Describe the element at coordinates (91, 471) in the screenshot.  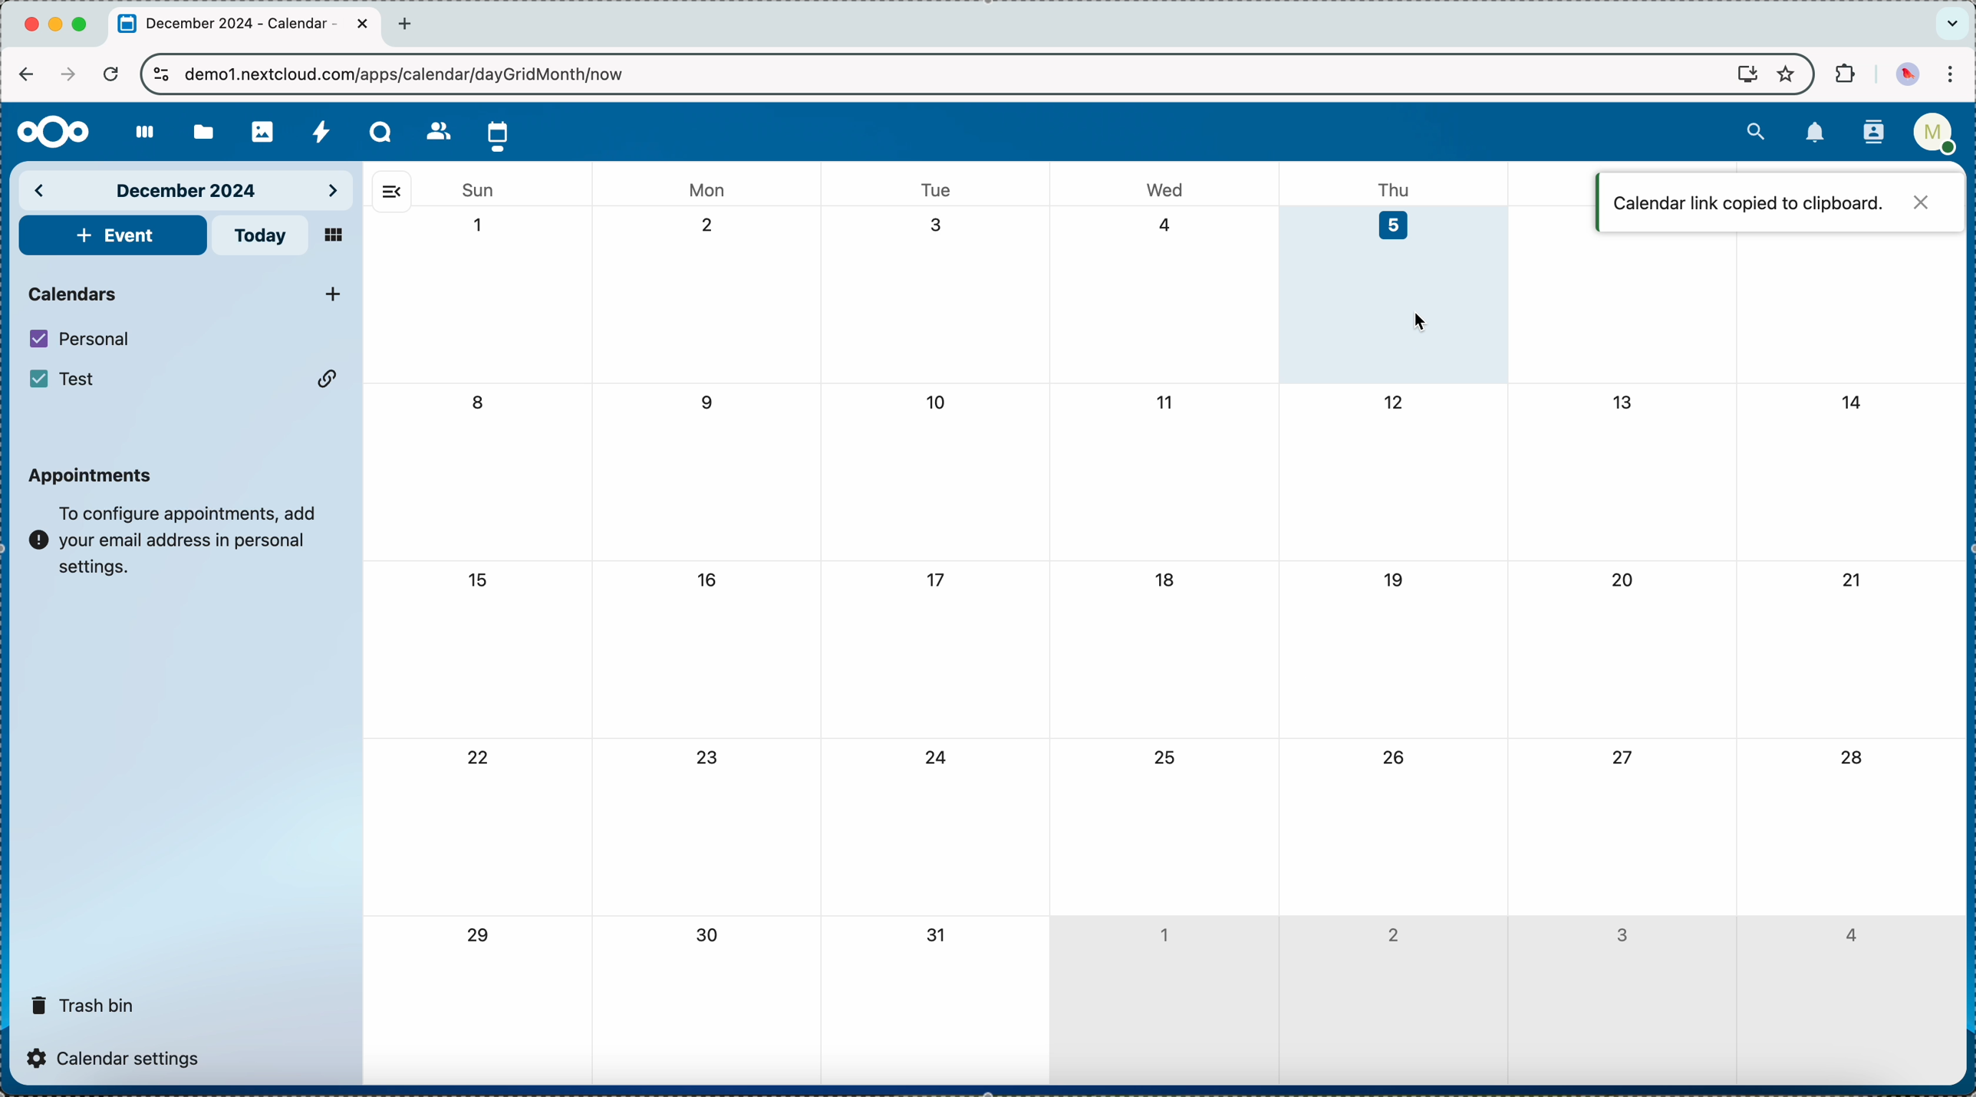
I see `appointments` at that location.